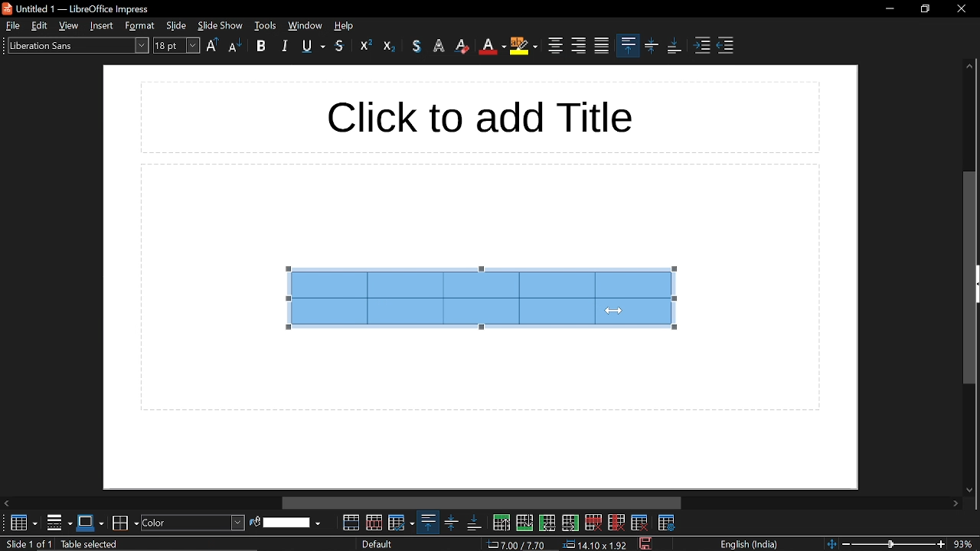 The image size is (980, 551). Describe the element at coordinates (482, 503) in the screenshot. I see `horizontal scrollbar` at that location.